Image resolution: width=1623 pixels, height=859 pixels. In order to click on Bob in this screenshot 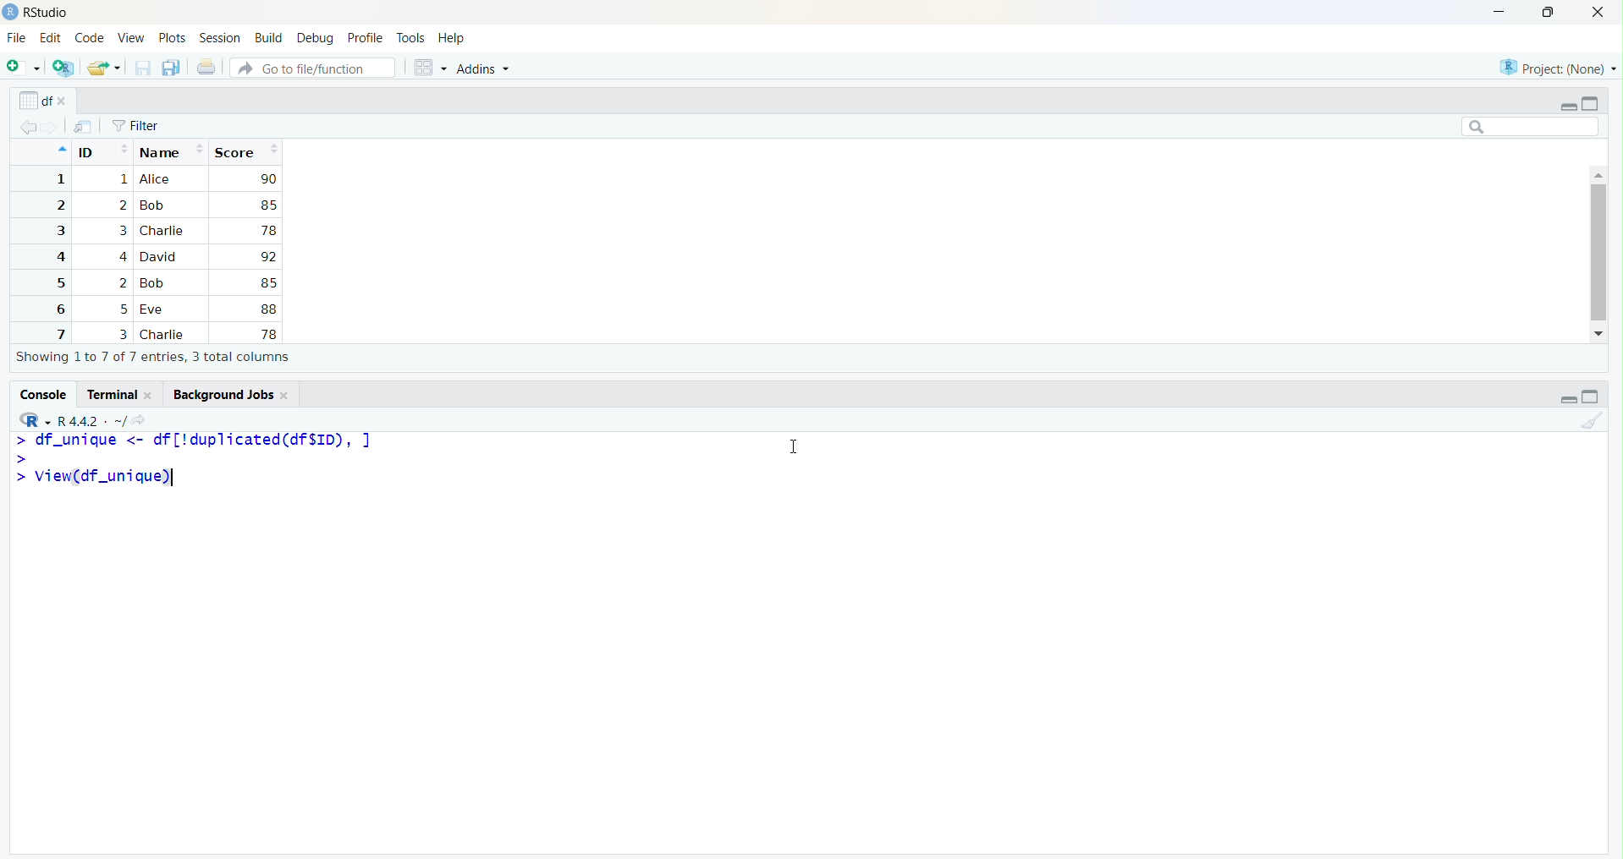, I will do `click(157, 283)`.